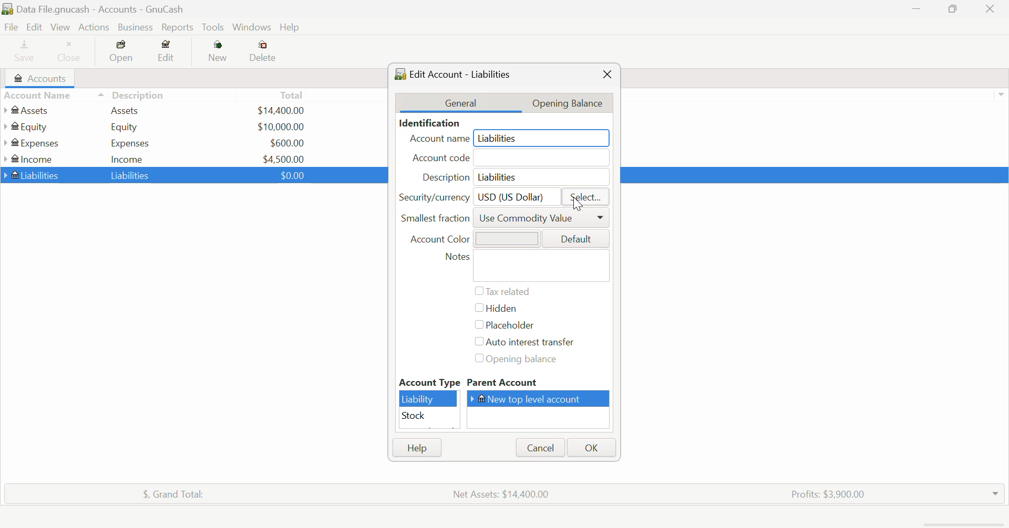  What do you see at coordinates (574, 102) in the screenshot?
I see `Opening Balance Tab` at bounding box center [574, 102].